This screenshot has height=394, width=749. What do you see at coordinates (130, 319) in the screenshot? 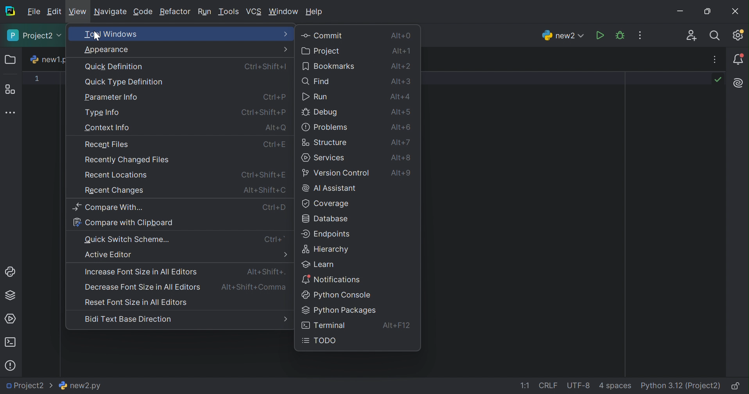
I see `Bidi text base direction` at bounding box center [130, 319].